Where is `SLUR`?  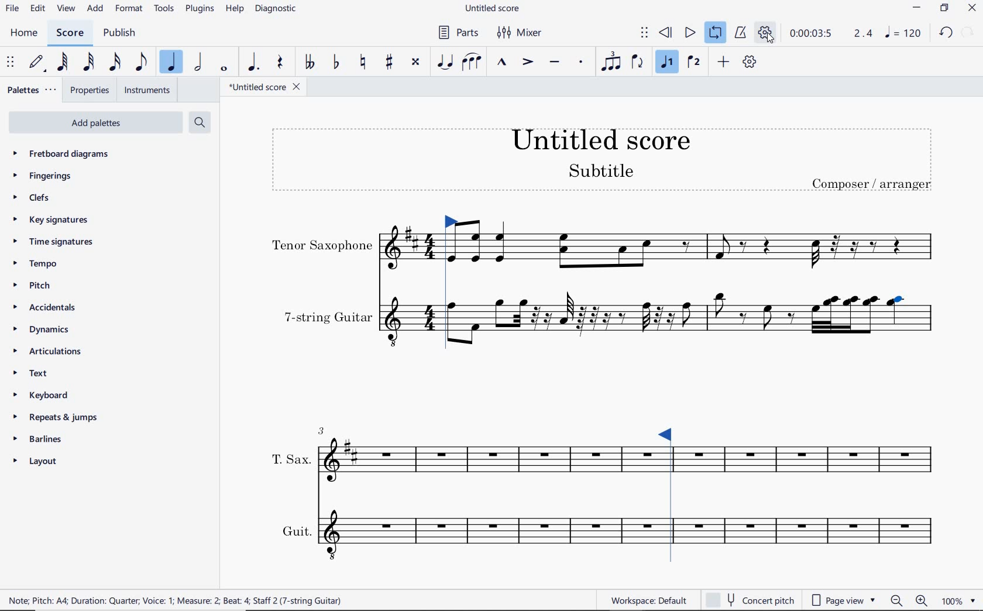 SLUR is located at coordinates (471, 63).